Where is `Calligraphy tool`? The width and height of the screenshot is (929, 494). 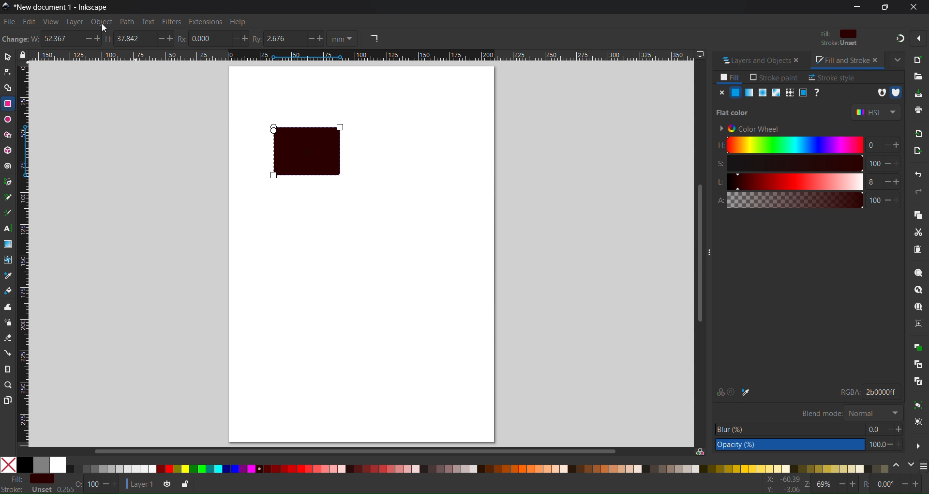
Calligraphy tool is located at coordinates (8, 211).